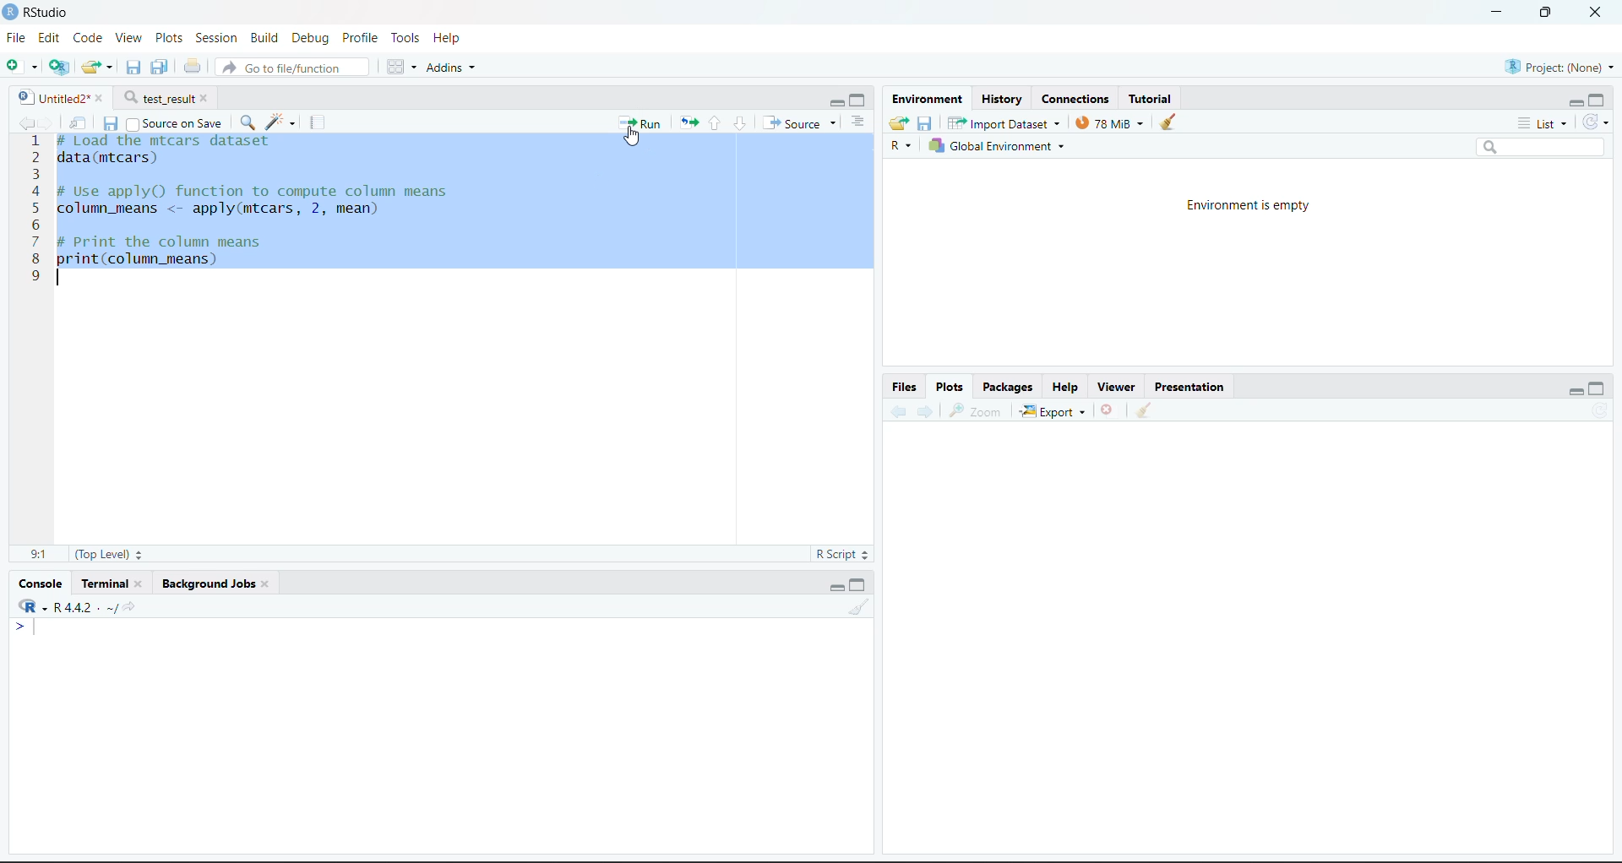  I want to click on Minimize, so click(1491, 13).